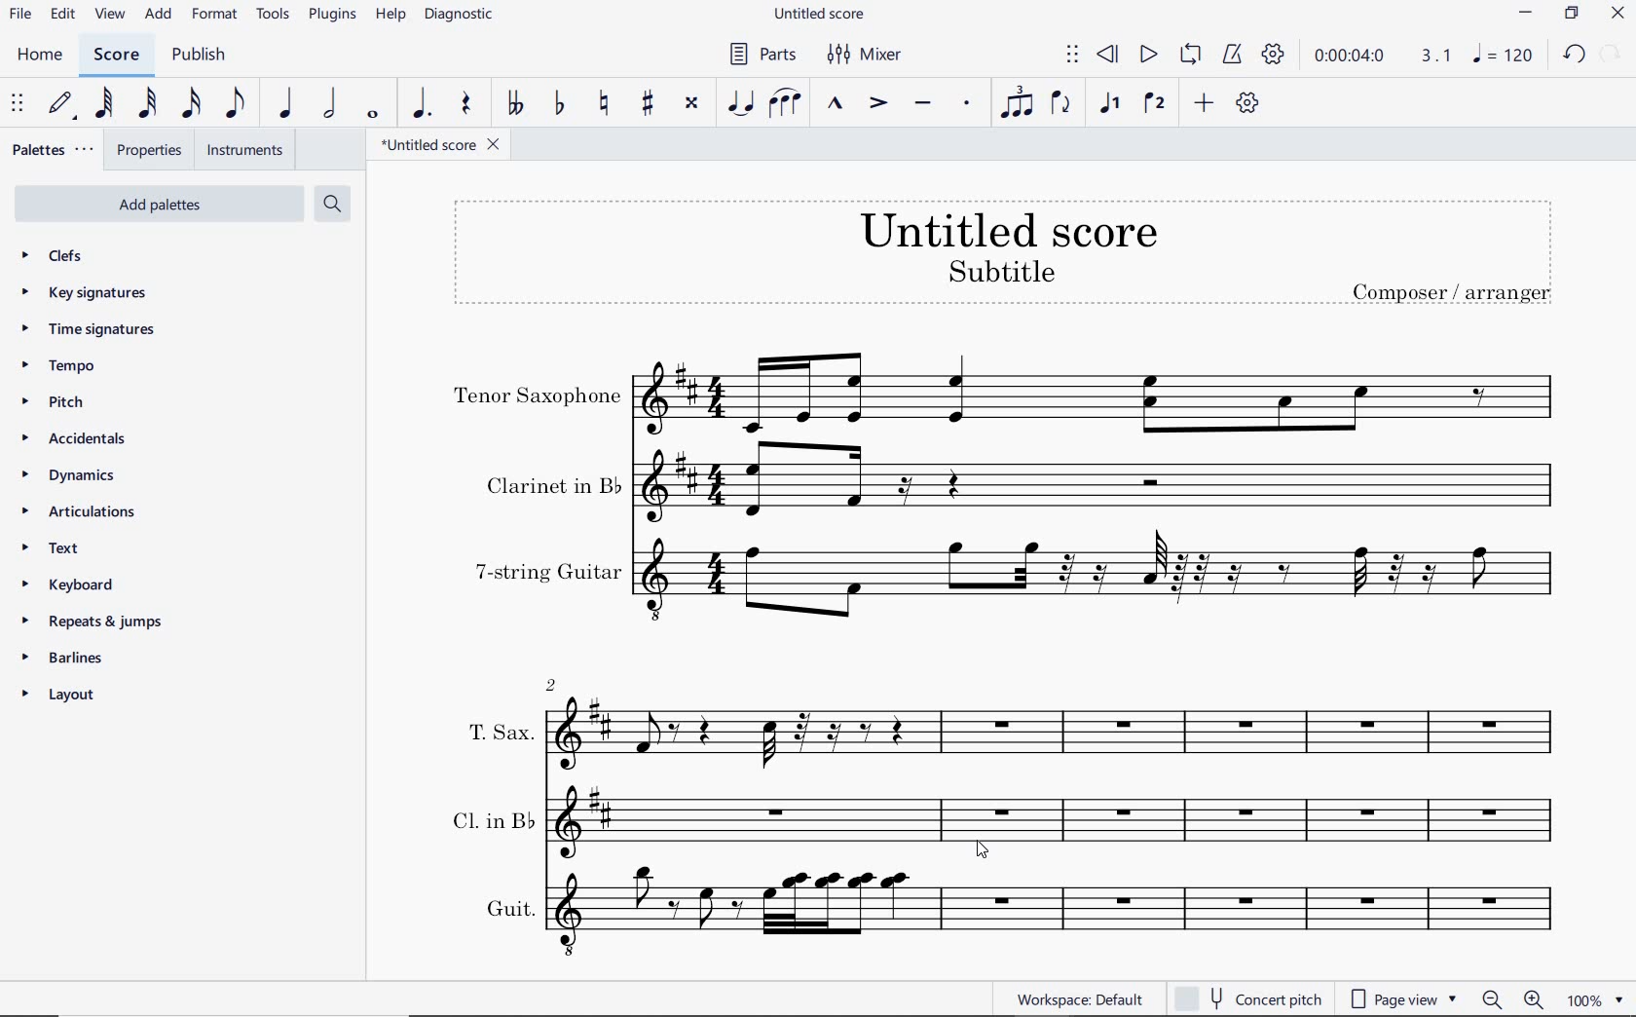  What do you see at coordinates (1612, 53) in the screenshot?
I see `REDO` at bounding box center [1612, 53].